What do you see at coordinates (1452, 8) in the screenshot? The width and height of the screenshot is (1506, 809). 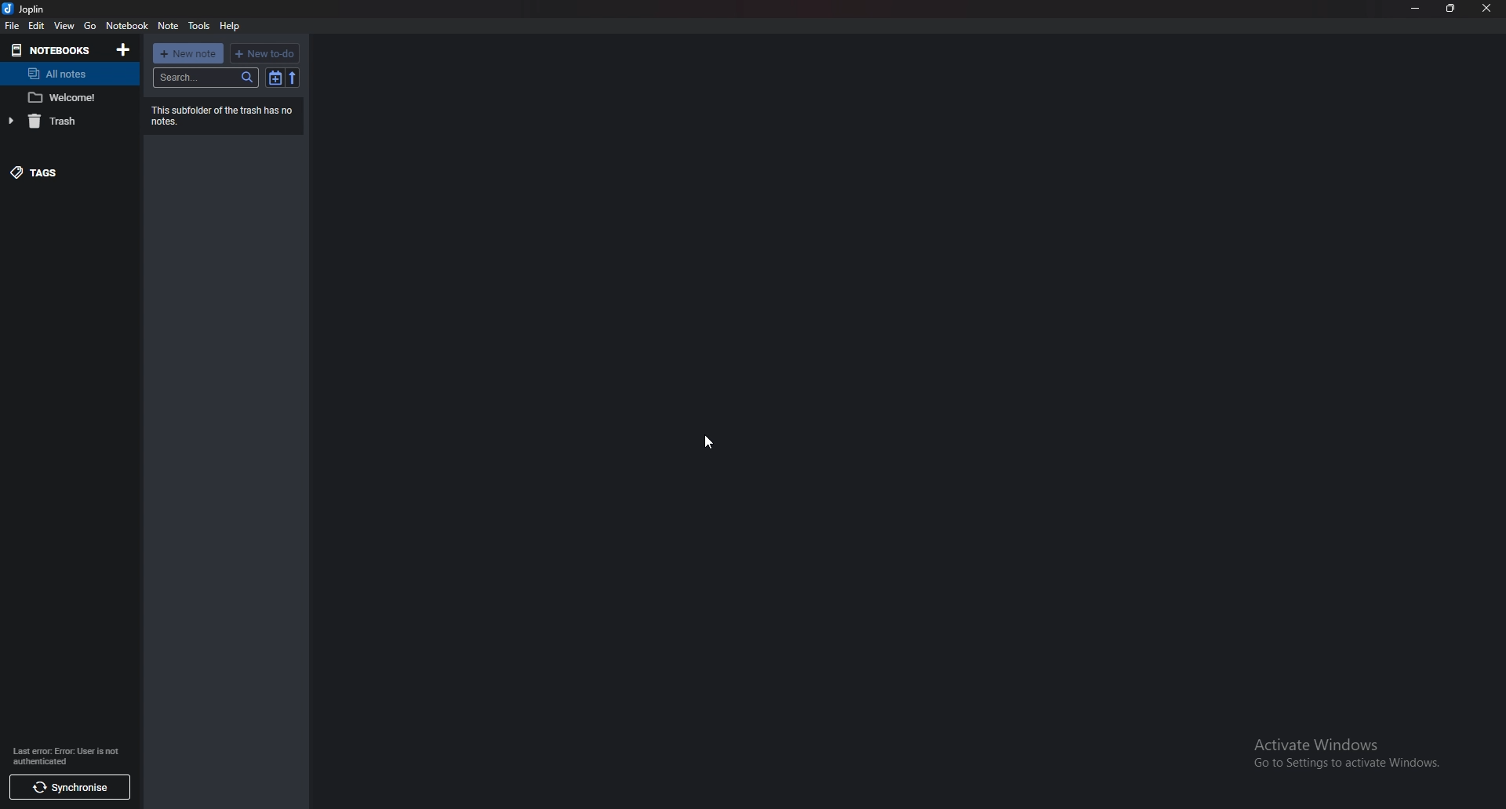 I see `Resize` at bounding box center [1452, 8].